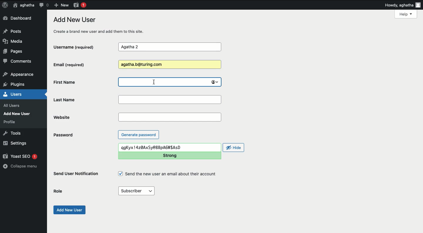  I want to click on Dashboard, so click(19, 18).